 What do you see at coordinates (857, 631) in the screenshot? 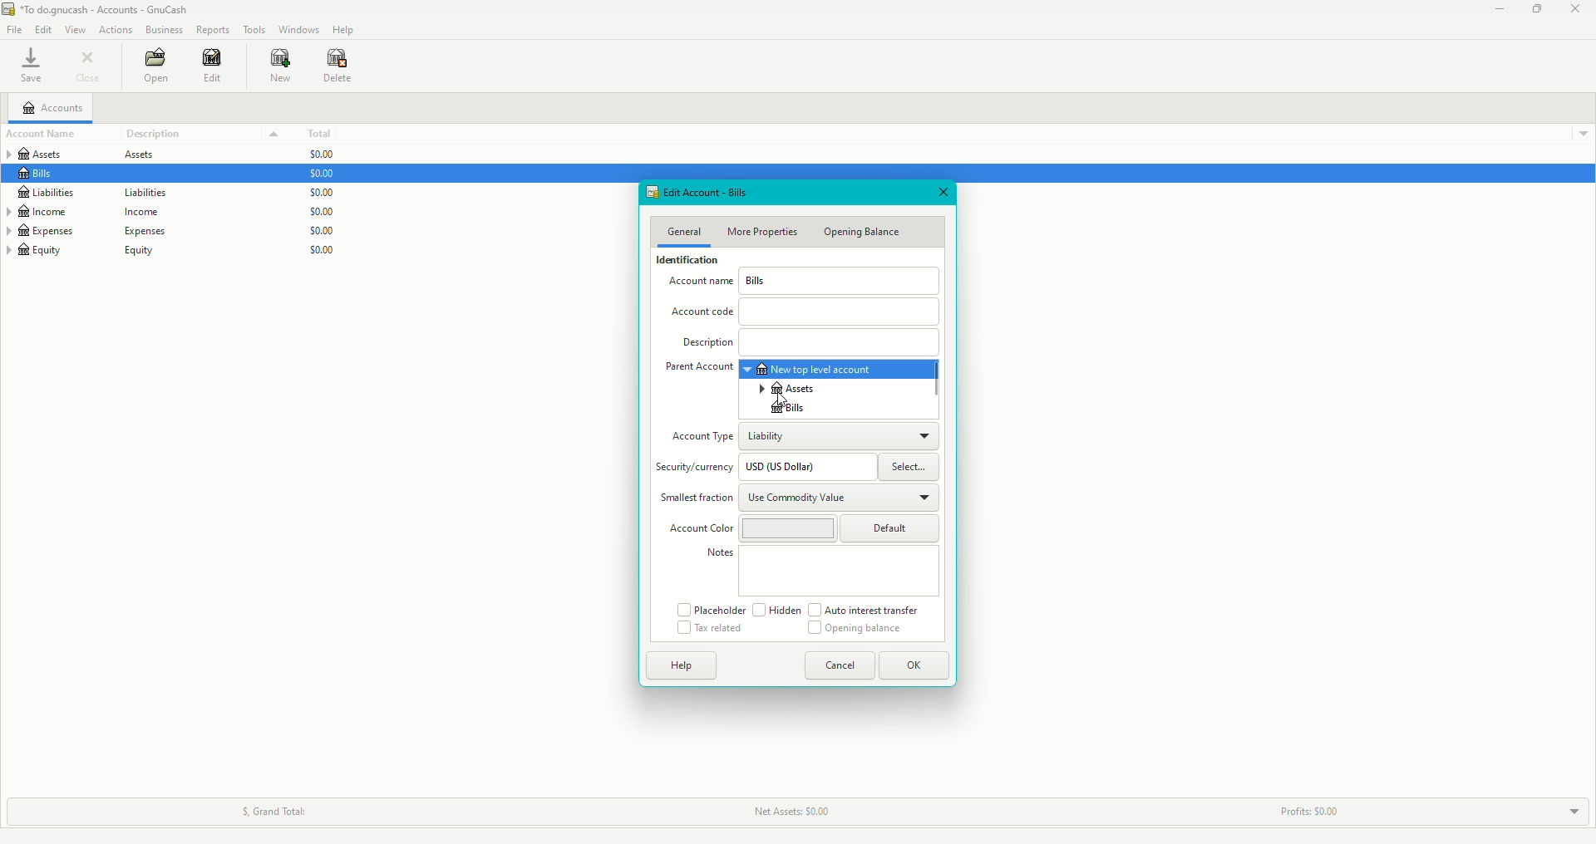
I see `Opening Balance` at bounding box center [857, 631].